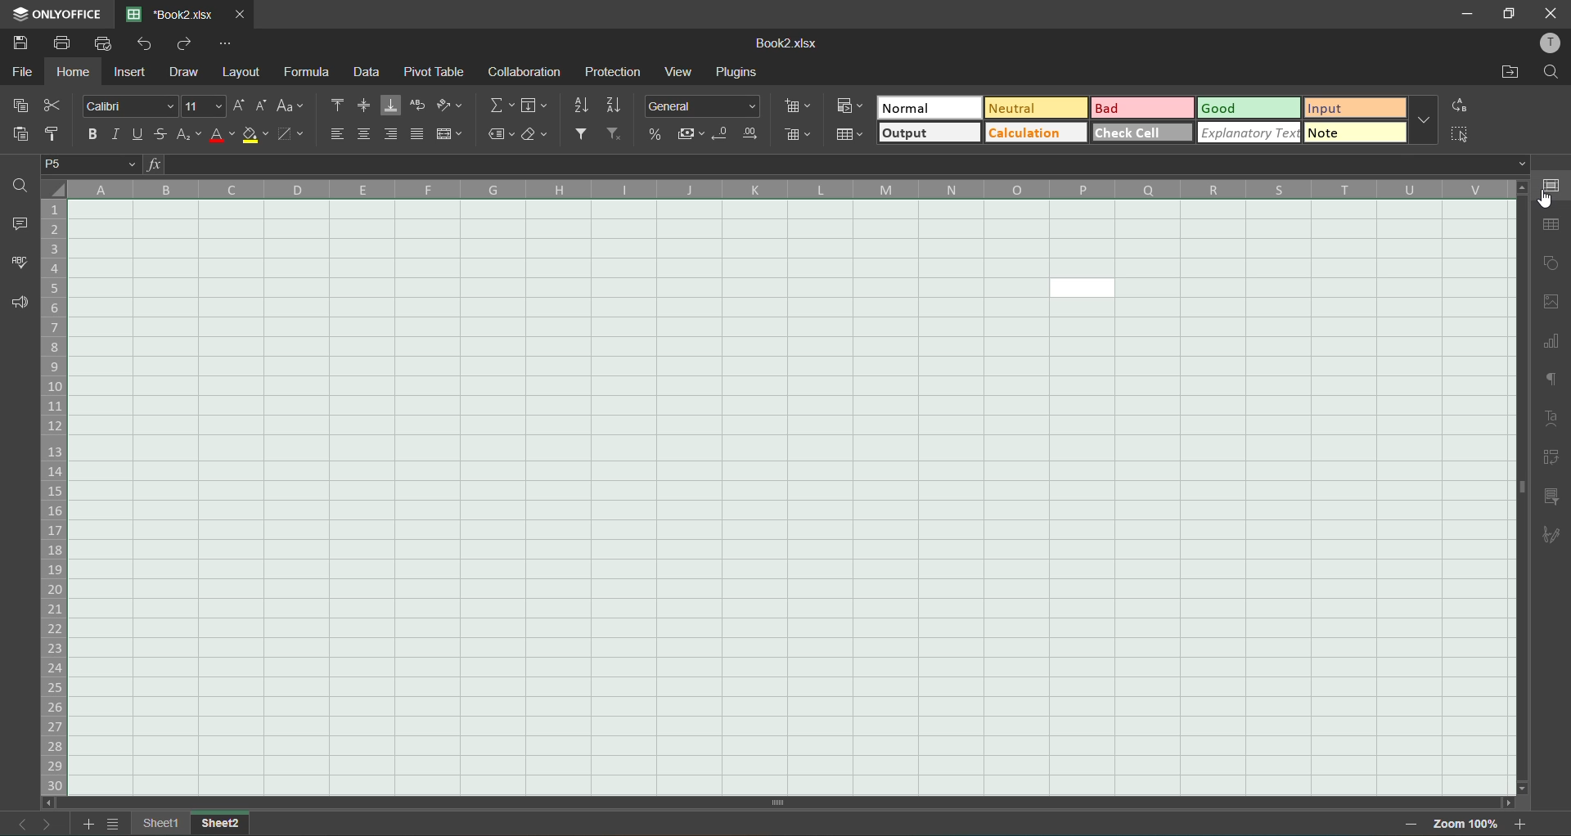  Describe the element at coordinates (795, 107) in the screenshot. I see `insert cells` at that location.